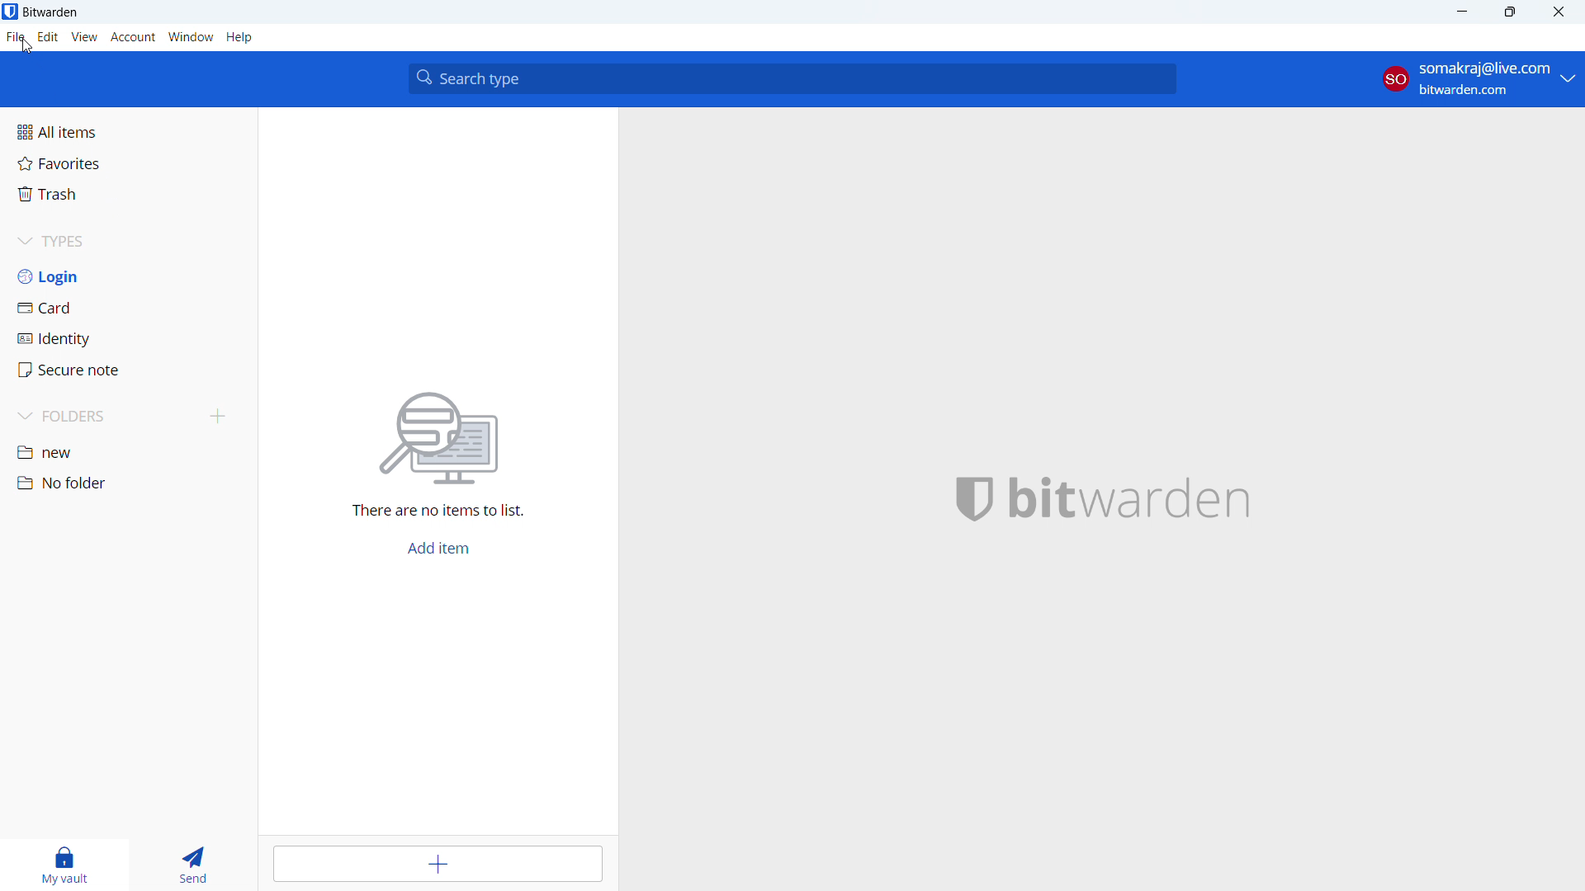 This screenshot has width=1585, height=891. Describe the element at coordinates (105, 416) in the screenshot. I see `folders` at that location.